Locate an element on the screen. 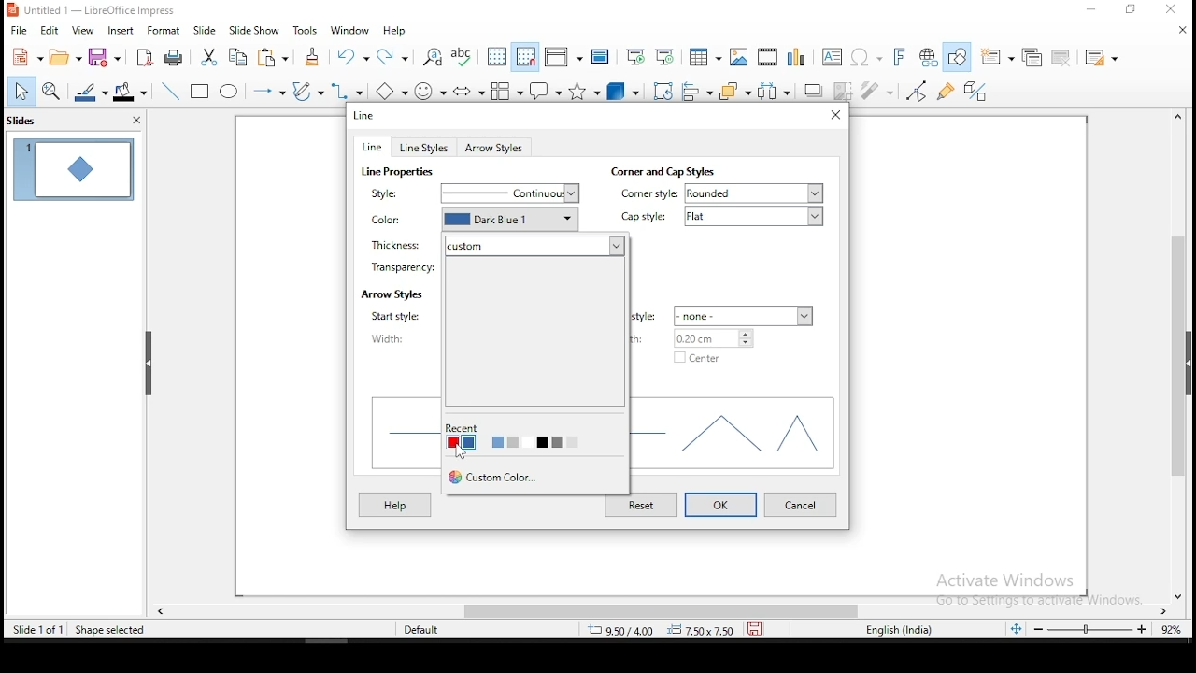 The width and height of the screenshot is (1196, 673). color is located at coordinates (398, 223).